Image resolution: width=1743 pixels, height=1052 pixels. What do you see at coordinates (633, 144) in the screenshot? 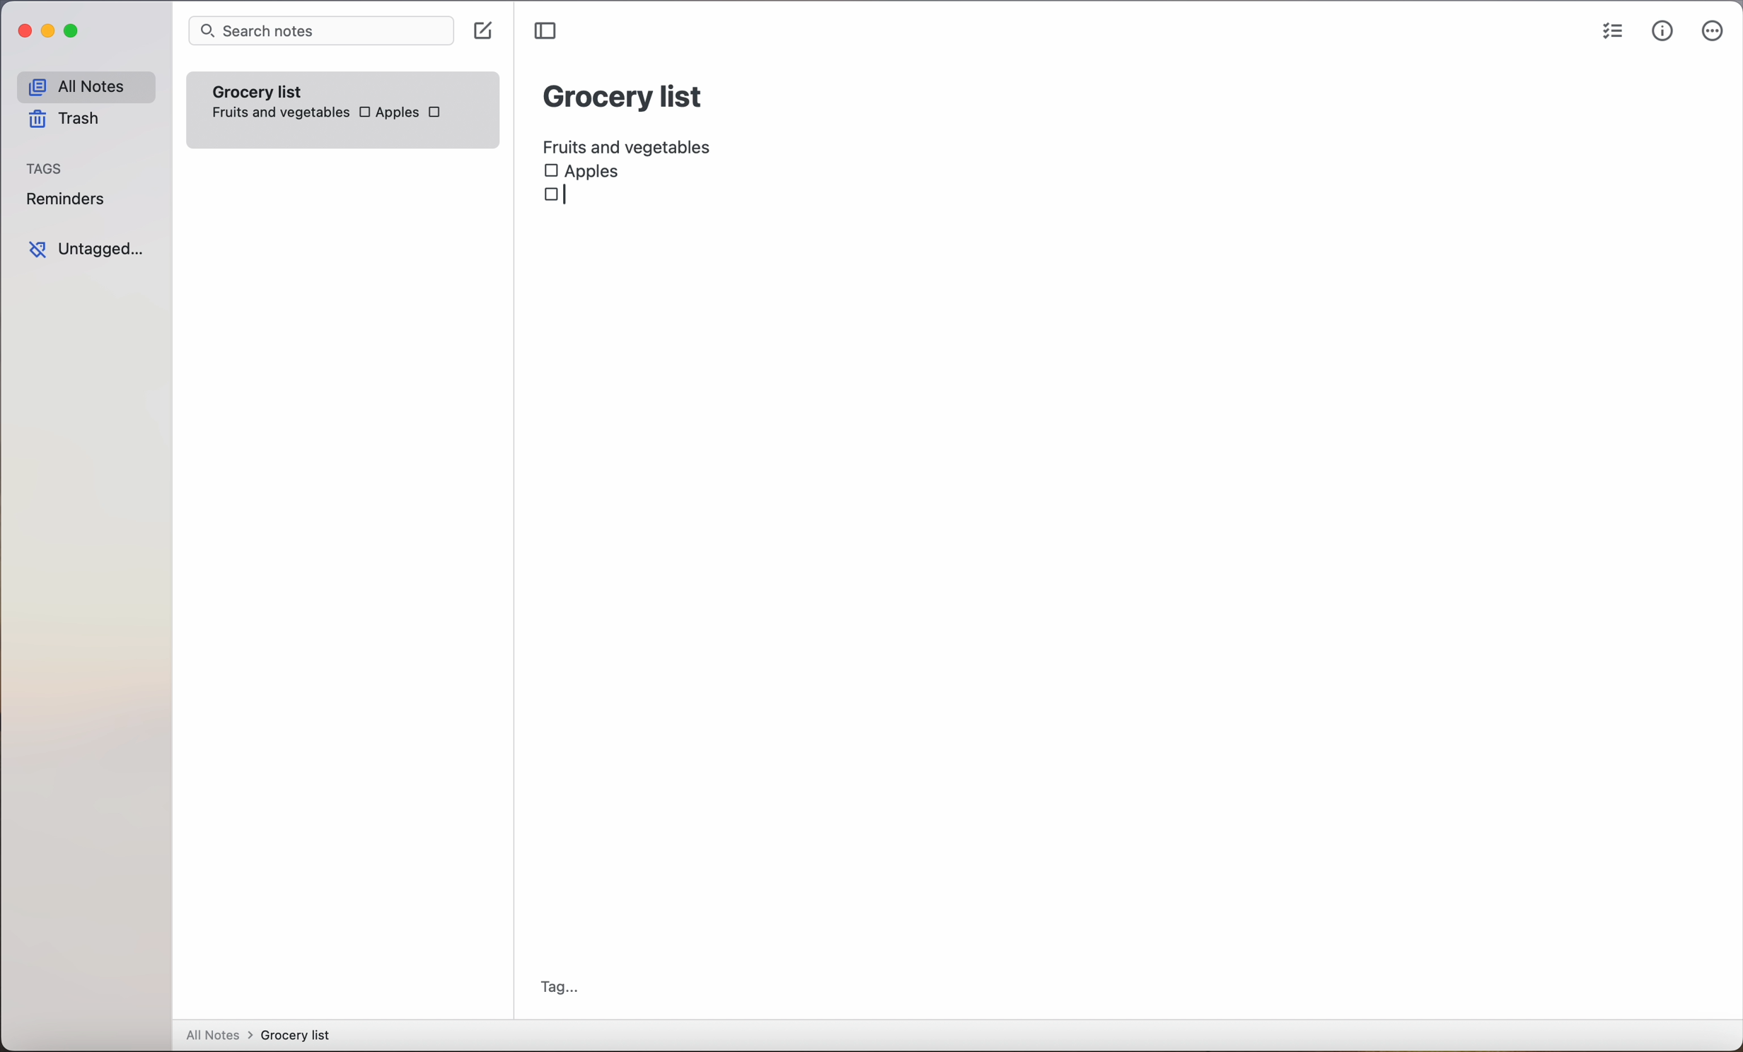
I see `fruits and vegetables` at bounding box center [633, 144].